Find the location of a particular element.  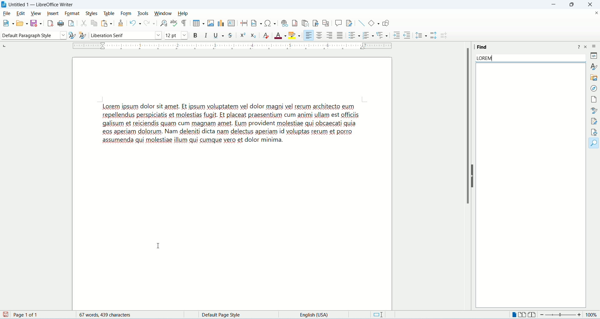

unordered list is located at coordinates (351, 35).